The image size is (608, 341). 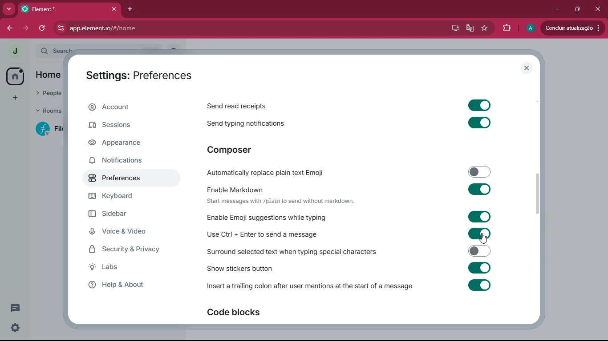 What do you see at coordinates (477, 217) in the screenshot?
I see `toggle on or off` at bounding box center [477, 217].